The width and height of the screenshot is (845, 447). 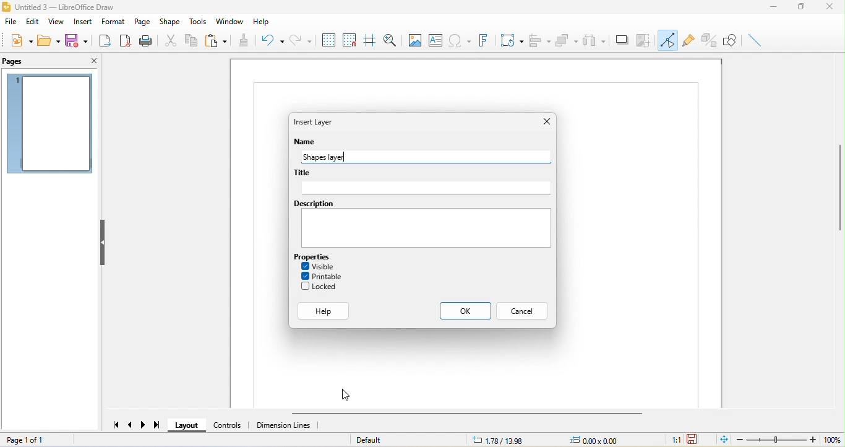 I want to click on select at least three object to distribute, so click(x=594, y=40).